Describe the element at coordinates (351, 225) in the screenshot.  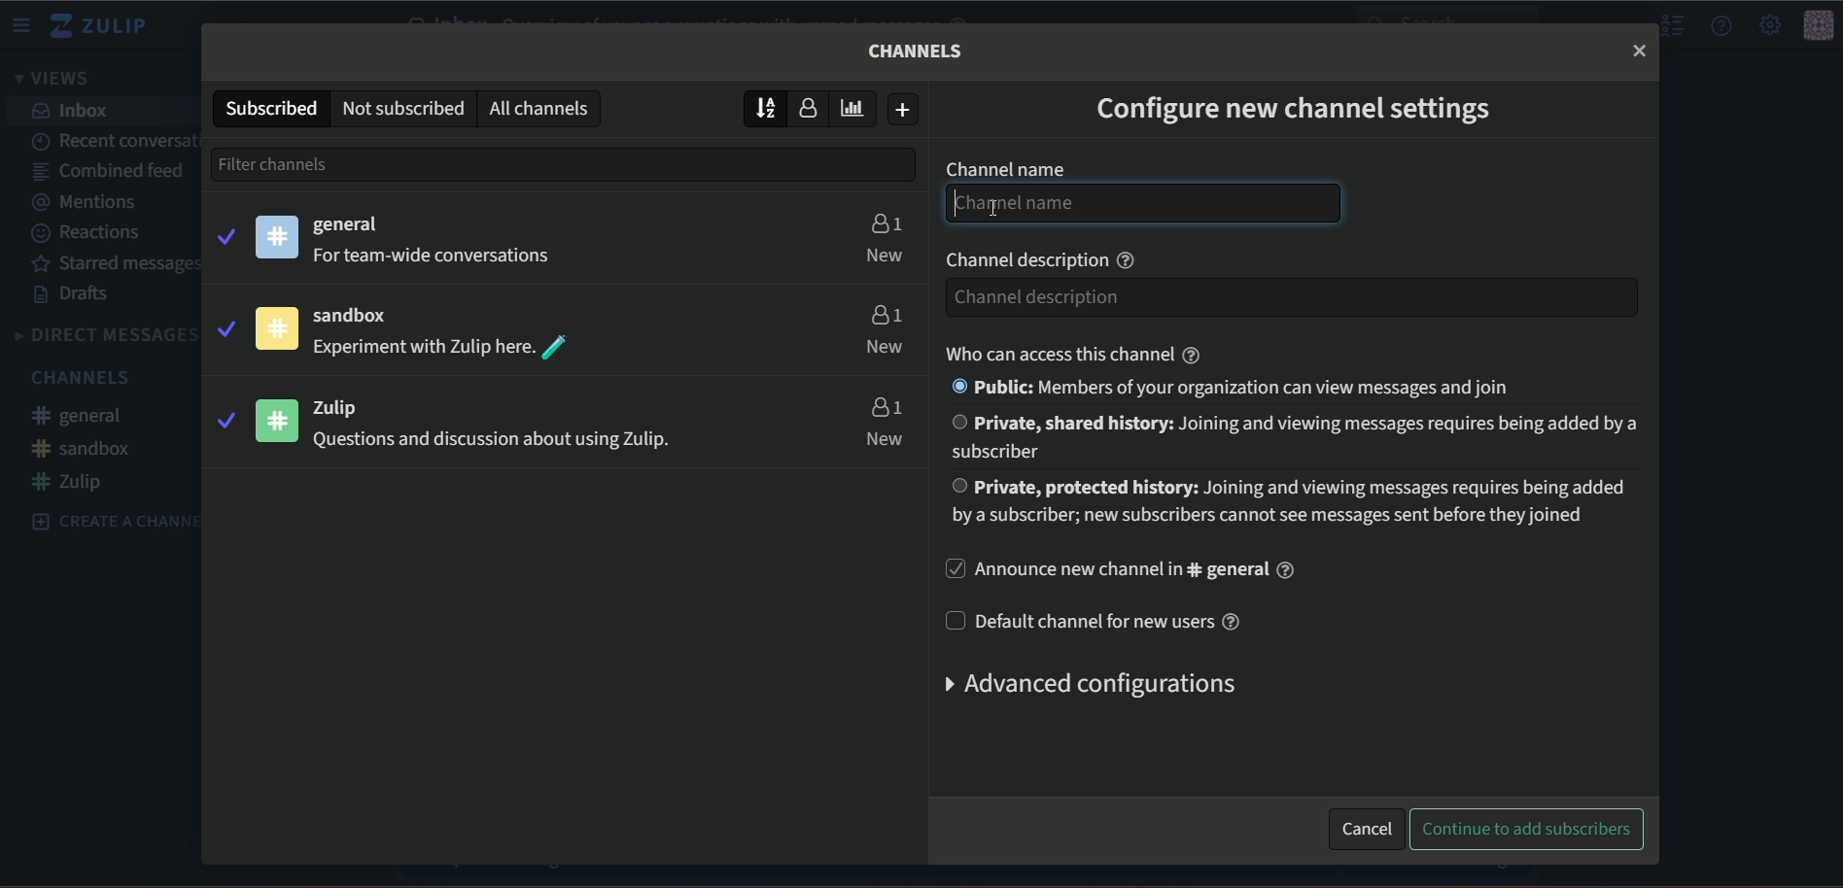
I see `general` at that location.